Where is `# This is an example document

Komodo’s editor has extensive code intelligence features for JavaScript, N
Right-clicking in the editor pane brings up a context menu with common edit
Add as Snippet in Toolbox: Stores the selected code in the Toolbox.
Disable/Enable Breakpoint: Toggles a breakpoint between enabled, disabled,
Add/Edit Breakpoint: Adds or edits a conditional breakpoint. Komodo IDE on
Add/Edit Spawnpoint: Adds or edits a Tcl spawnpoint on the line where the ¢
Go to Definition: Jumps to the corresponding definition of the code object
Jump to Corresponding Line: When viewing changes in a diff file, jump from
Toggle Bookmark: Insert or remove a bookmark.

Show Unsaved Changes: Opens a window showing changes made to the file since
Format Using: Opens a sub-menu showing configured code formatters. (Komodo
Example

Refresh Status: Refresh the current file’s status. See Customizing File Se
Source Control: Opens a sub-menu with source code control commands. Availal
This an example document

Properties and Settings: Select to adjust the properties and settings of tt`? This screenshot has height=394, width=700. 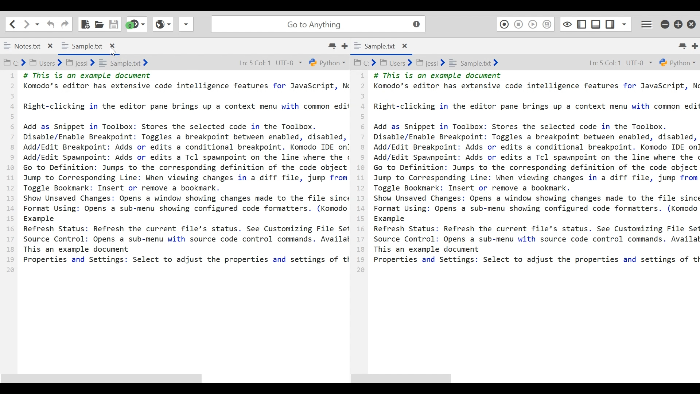 # This is an example document

Komodo’s editor has extensive code intelligence features for JavaScript, N
Right-clicking in the editor pane brings up a context menu with common edit
Add as Snippet in Toolbox: Stores the selected code in the Toolbox.
Disable/Enable Breakpoint: Toggles a breakpoint between enabled, disabled,
Add/Edit Breakpoint: Adds or edits a conditional breakpoint. Komodo IDE on
Add/Edit Spawnpoint: Adds or edits a Tcl spawnpoint on the line where the ¢
Go to Definition: Jumps to the corresponding definition of the code object
Jump to Corresponding Line: When viewing changes in a diff file, jump from
Toggle Bookmark: Insert or remove a bookmark.

Show Unsaved Changes: Opens a window showing changes made to the file since
Format Using: Opens a sub-menu showing configured code formatters. (Komodo
Example

Refresh Status: Refresh the current file’s status. See Customizing File Se
Source Control: Opens a sub-menu with source code control commands. Availal
This an example document

Properties and Settings: Select to adjust the properties and settings of tt is located at coordinates (186, 171).